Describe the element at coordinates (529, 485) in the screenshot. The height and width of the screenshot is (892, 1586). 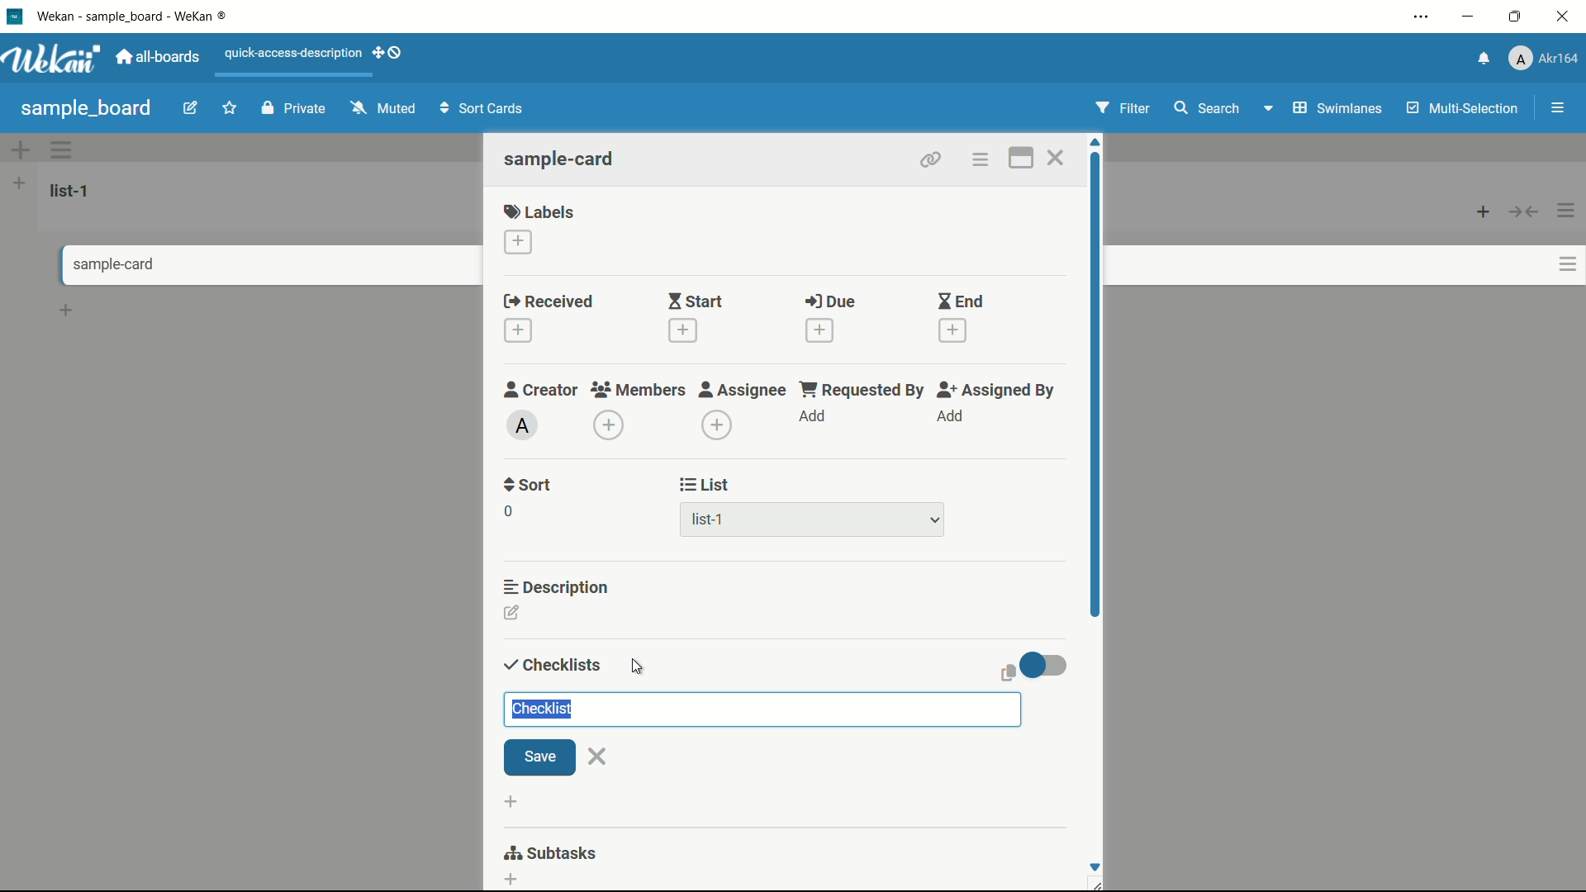
I see `sort` at that location.